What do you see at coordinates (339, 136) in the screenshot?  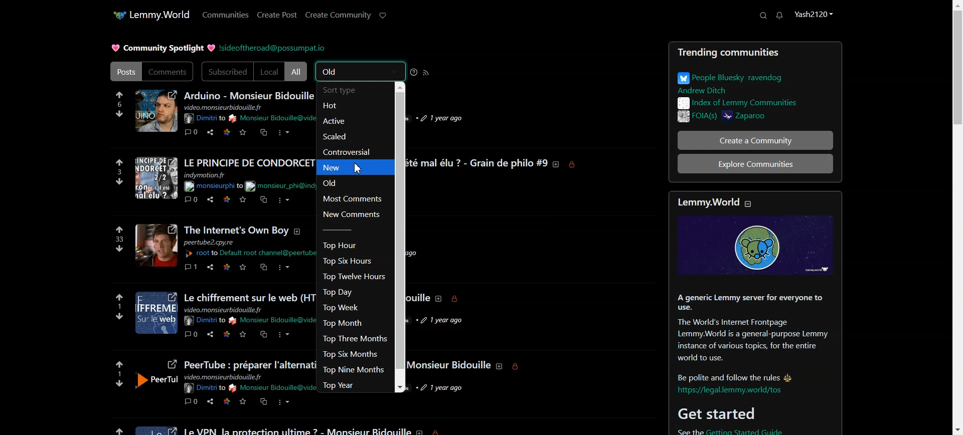 I see `Scaled` at bounding box center [339, 136].